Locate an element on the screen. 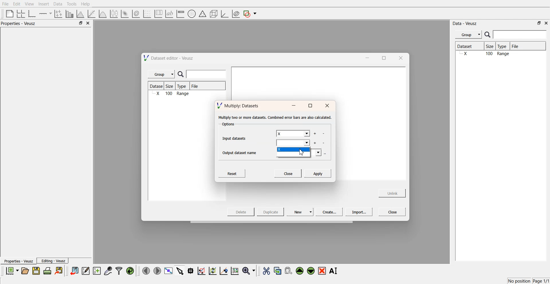  search icon is located at coordinates (182, 75).